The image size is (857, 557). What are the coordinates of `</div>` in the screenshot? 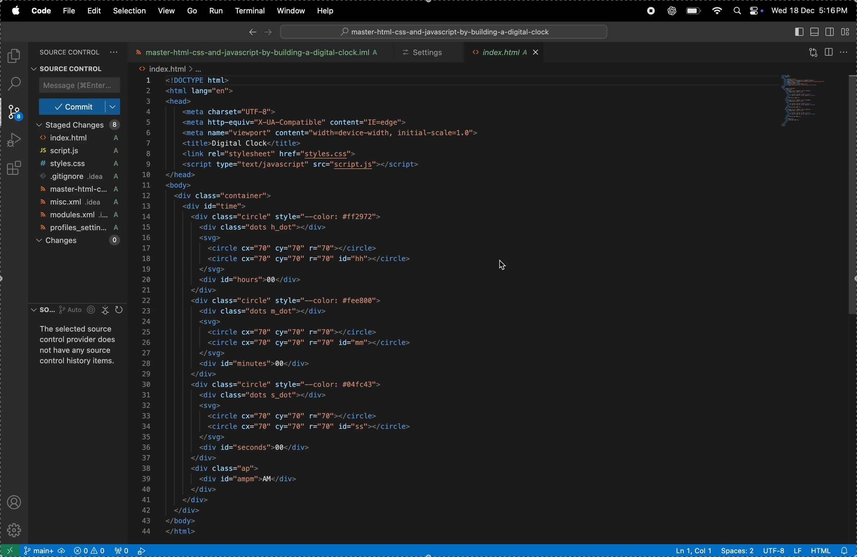 It's located at (205, 374).